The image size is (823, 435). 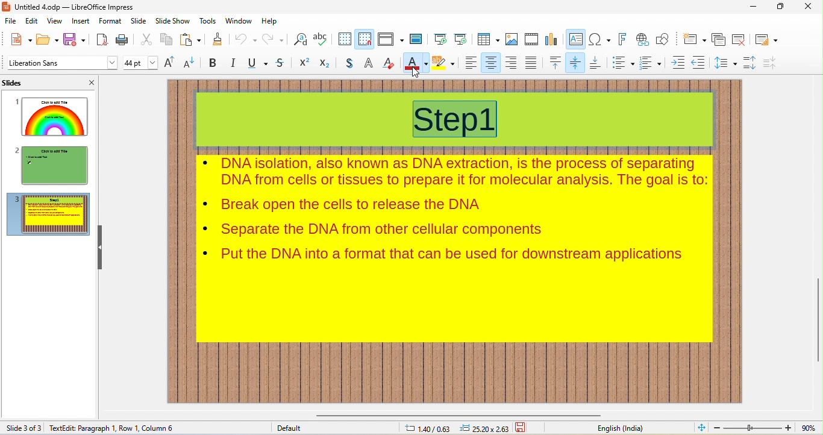 What do you see at coordinates (389, 64) in the screenshot?
I see `clear direct formatting` at bounding box center [389, 64].